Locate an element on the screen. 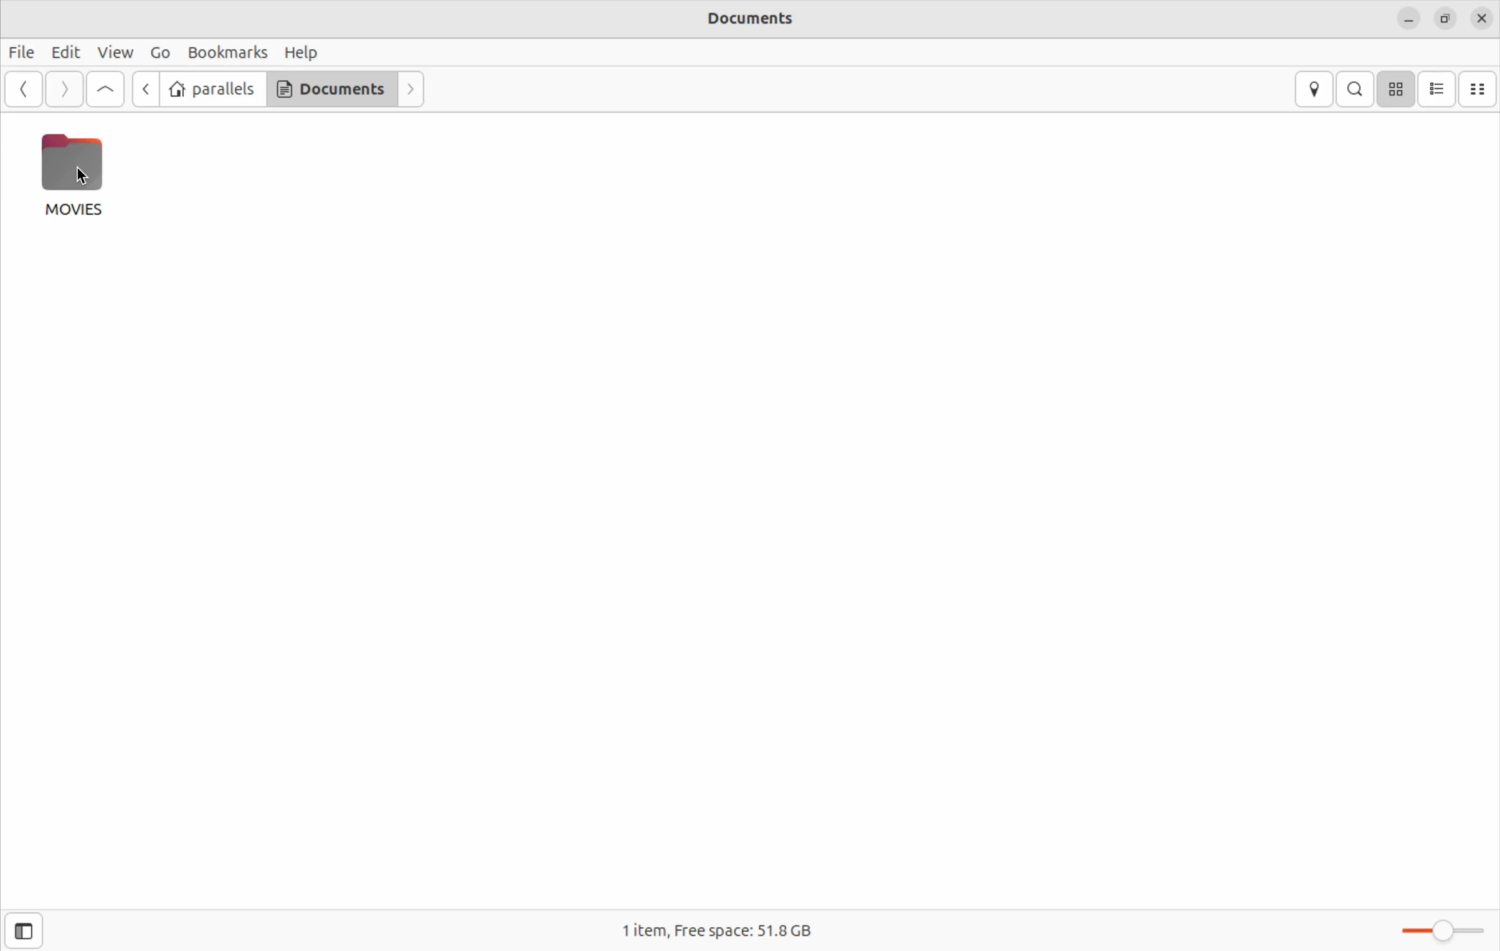 The height and width of the screenshot is (951, 1500). Edit is located at coordinates (66, 52).